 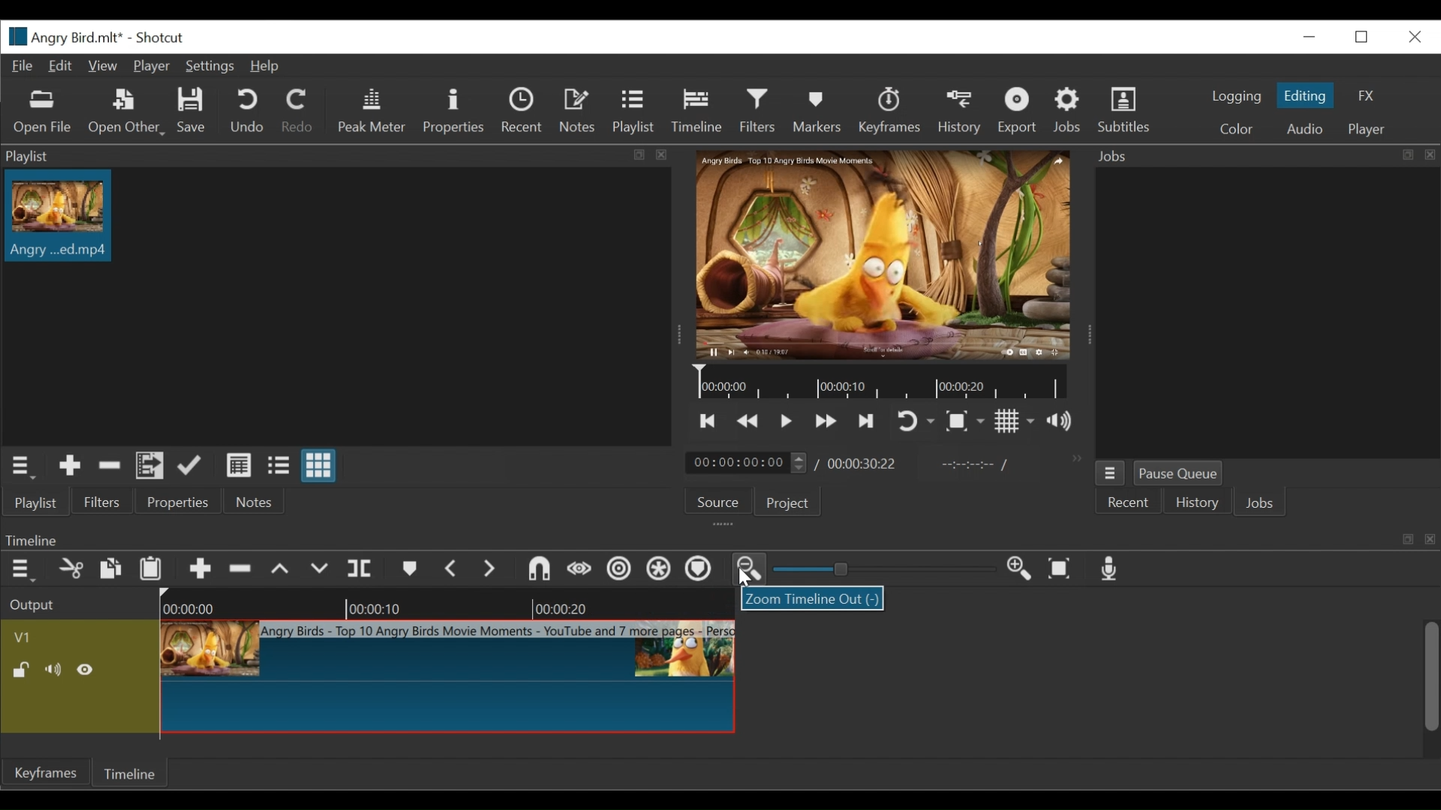 What do you see at coordinates (410, 571) in the screenshot?
I see `bookmark` at bounding box center [410, 571].